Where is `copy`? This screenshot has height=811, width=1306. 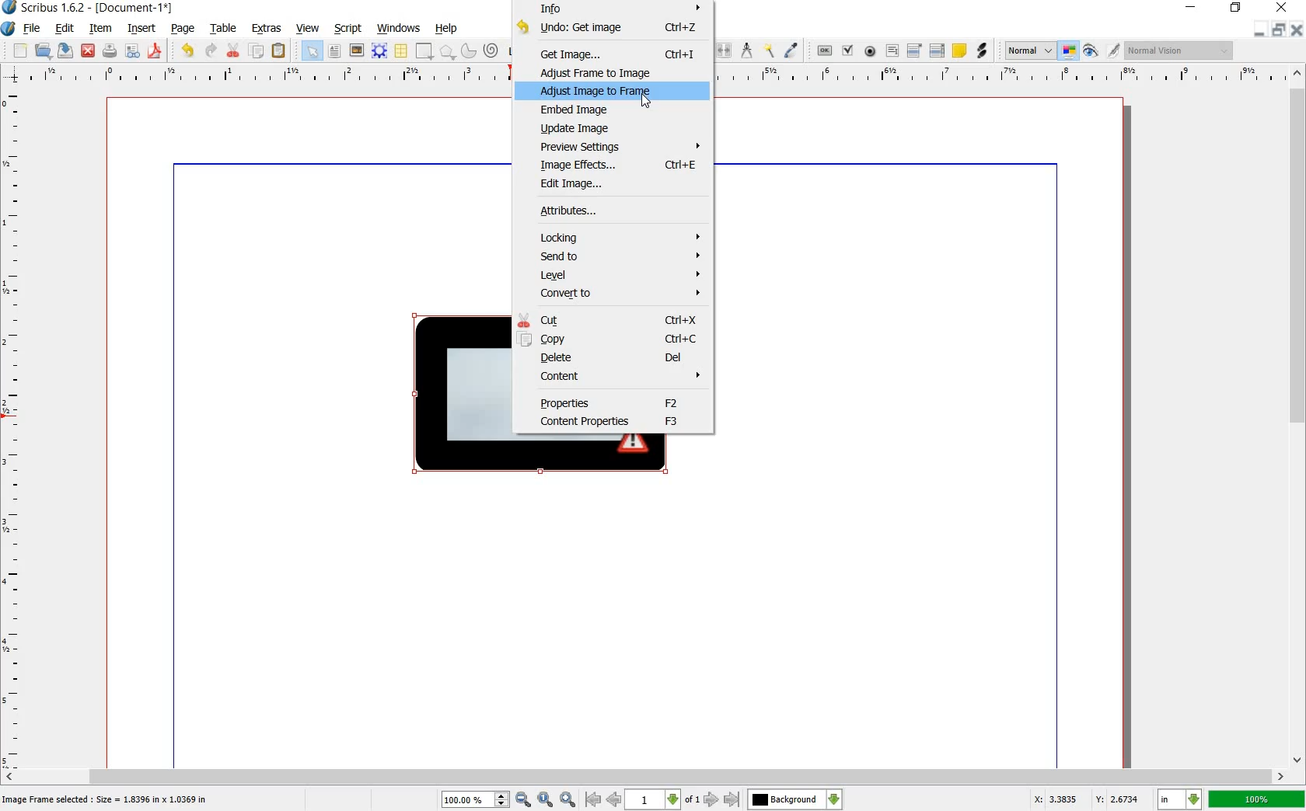
copy is located at coordinates (607, 339).